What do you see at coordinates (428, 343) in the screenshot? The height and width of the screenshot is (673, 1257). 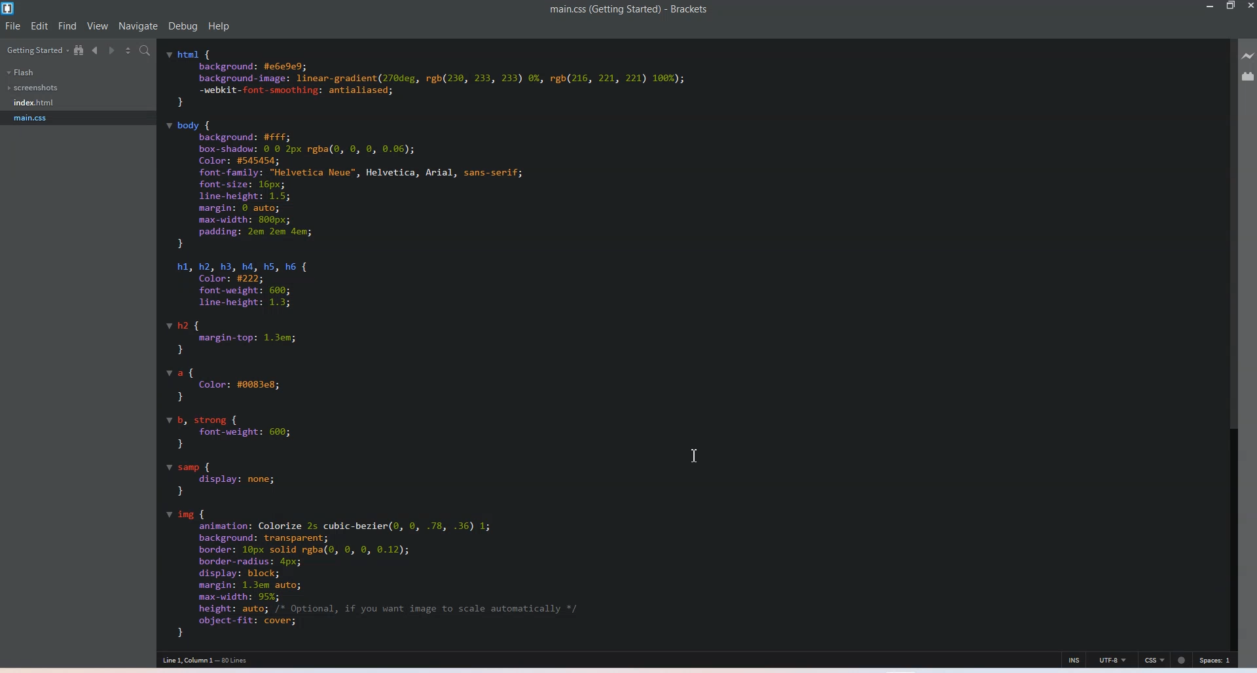 I see `code` at bounding box center [428, 343].